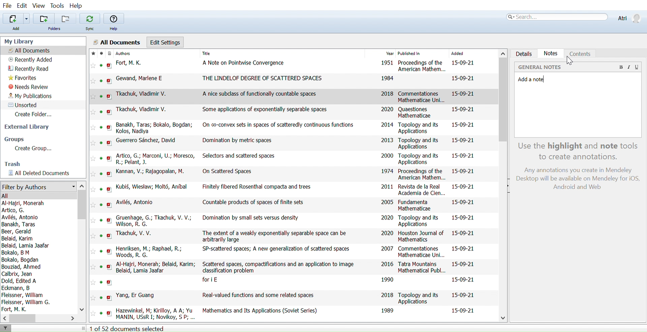 The image size is (647, 332). What do you see at coordinates (155, 158) in the screenshot?
I see `Artico, G.; Marconi, U.; Moresco, R.; Pelant, J.` at bounding box center [155, 158].